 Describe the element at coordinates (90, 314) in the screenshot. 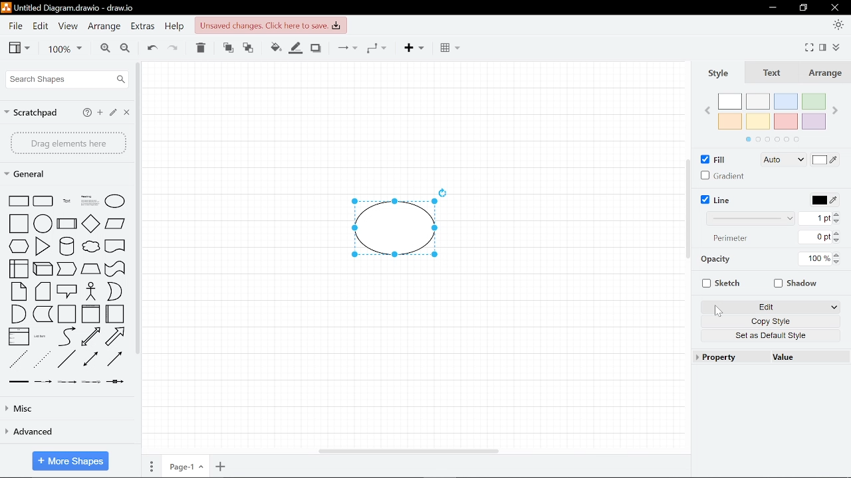

I see `vertical container` at that location.